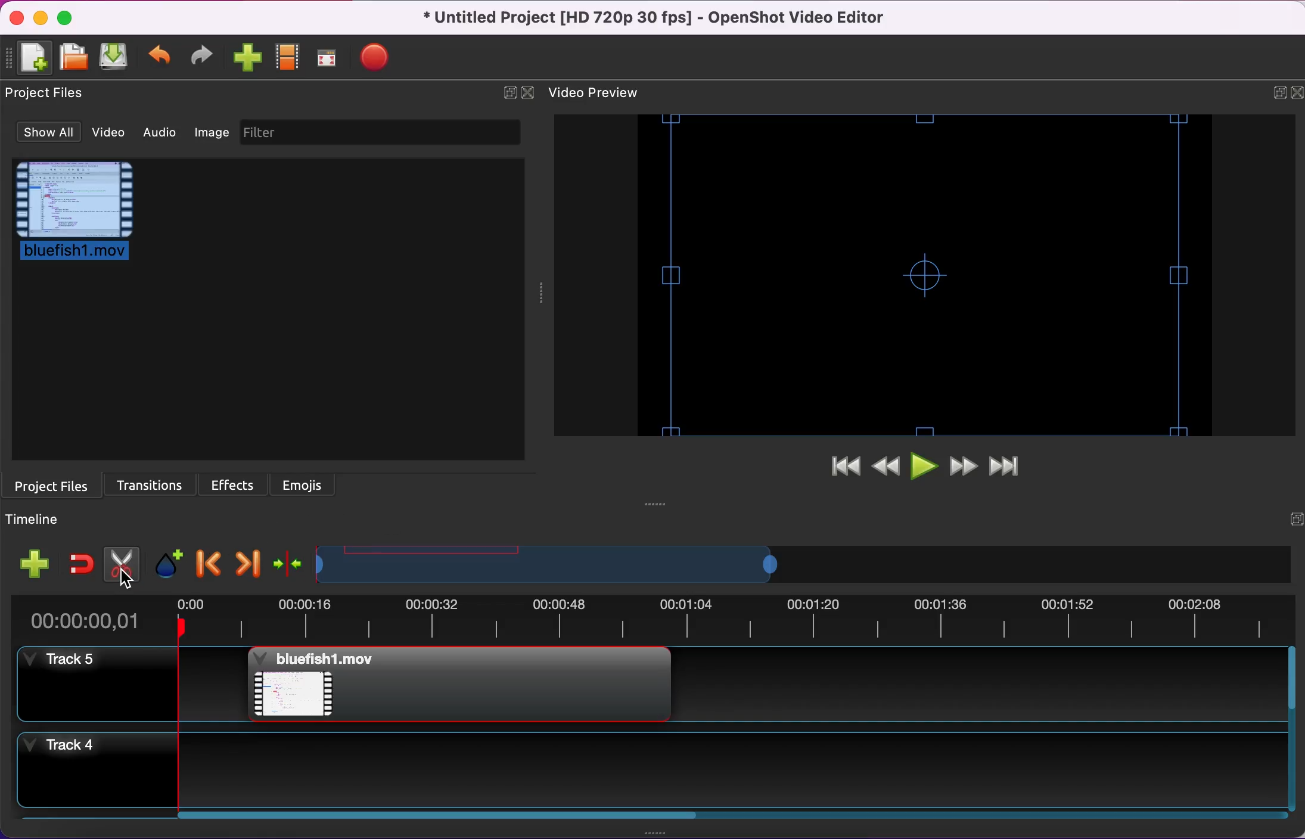 This screenshot has height=839, width=1305. I want to click on show all, so click(44, 133).